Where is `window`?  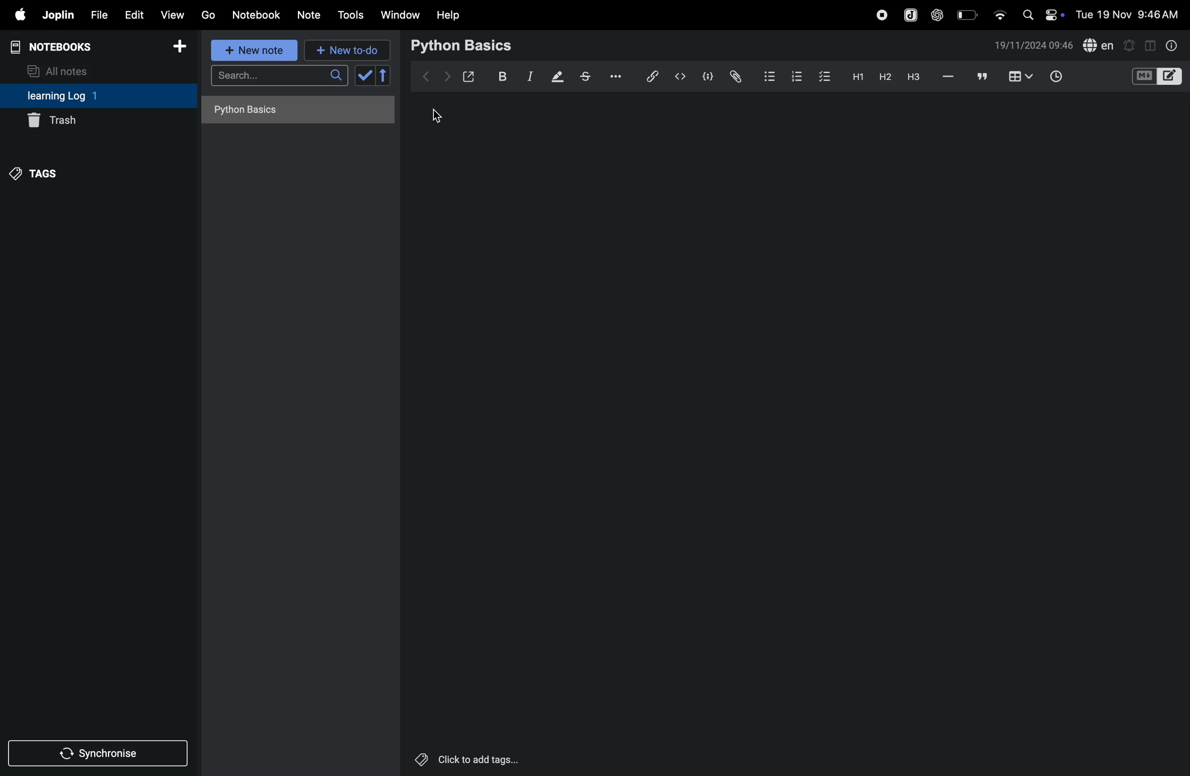 window is located at coordinates (400, 14).